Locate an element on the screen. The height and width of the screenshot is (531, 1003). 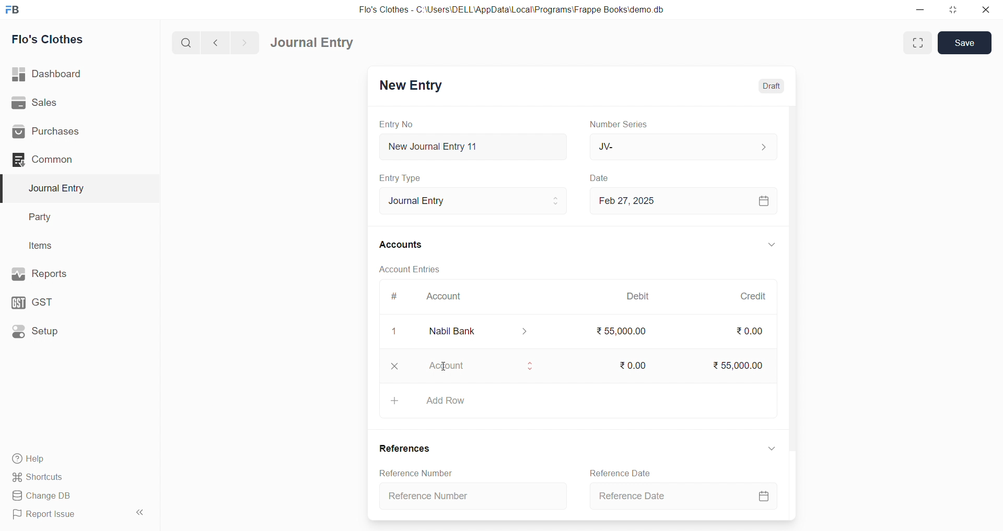
selected is located at coordinates (6, 188).